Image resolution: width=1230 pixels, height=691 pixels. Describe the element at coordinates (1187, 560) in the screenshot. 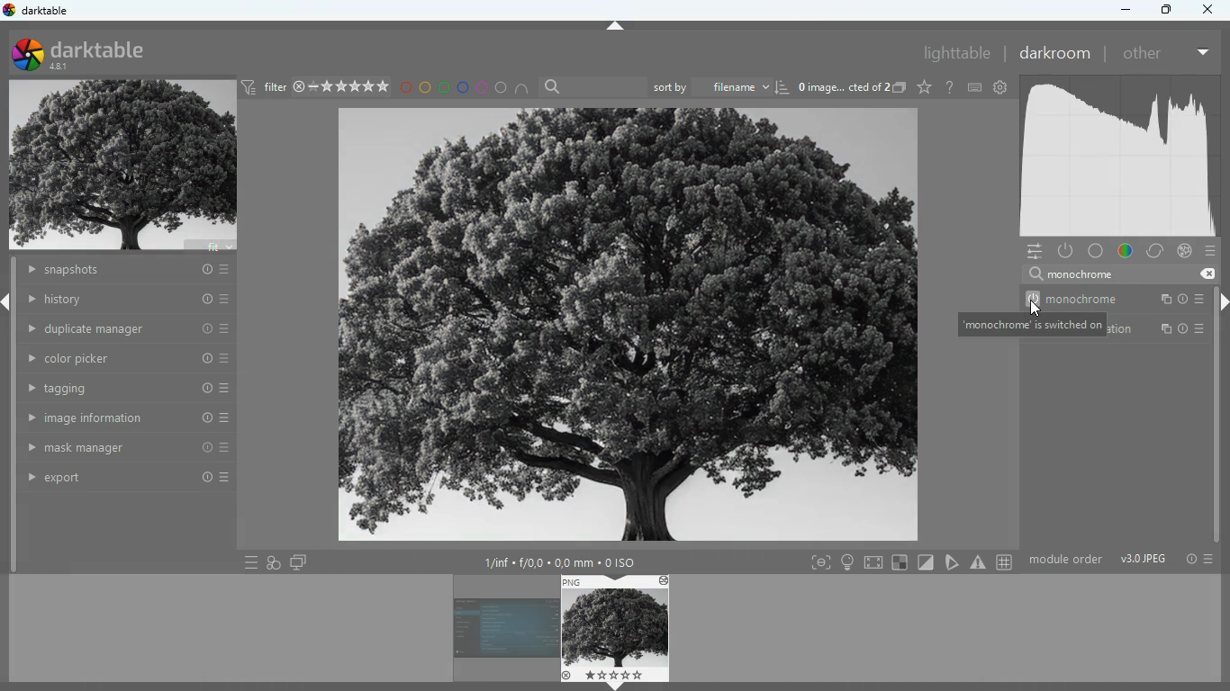

I see `info` at that location.